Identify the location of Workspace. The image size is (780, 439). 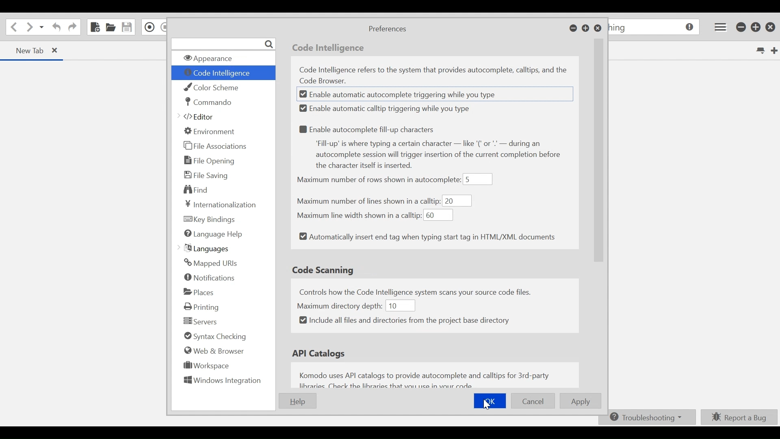
(204, 367).